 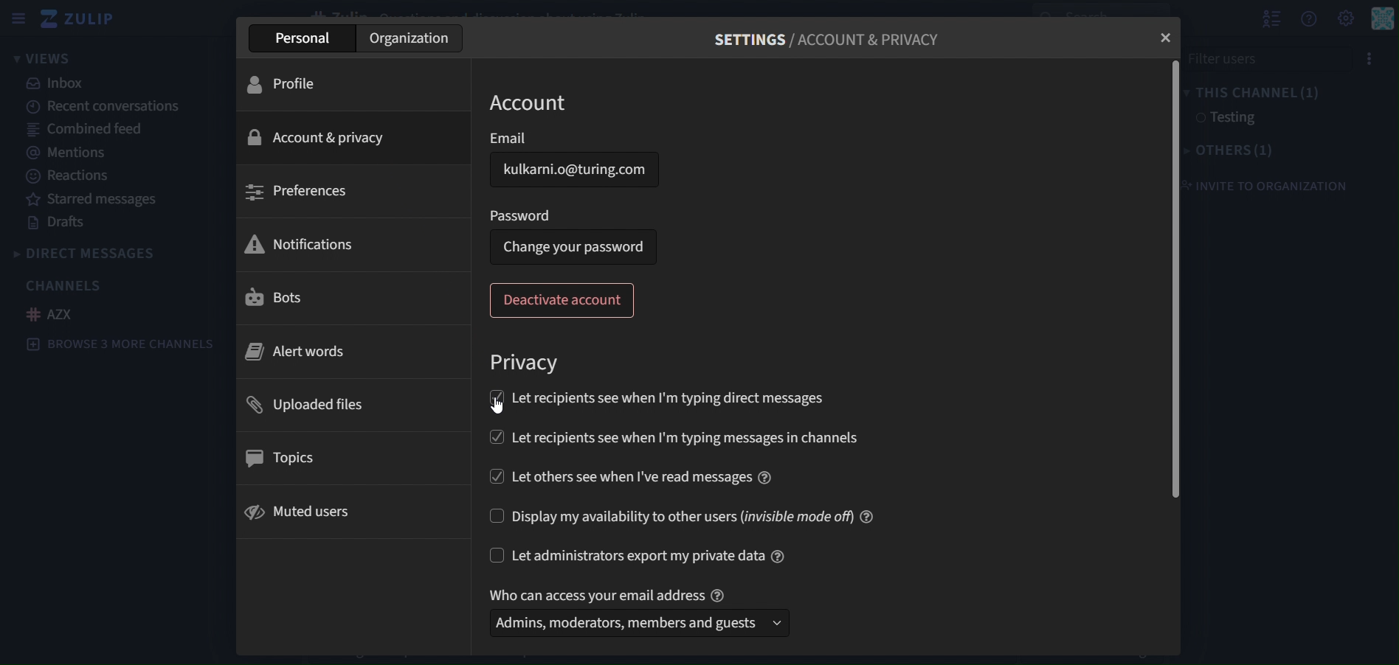 What do you see at coordinates (680, 513) in the screenshot?
I see `display my availability to other users ` at bounding box center [680, 513].